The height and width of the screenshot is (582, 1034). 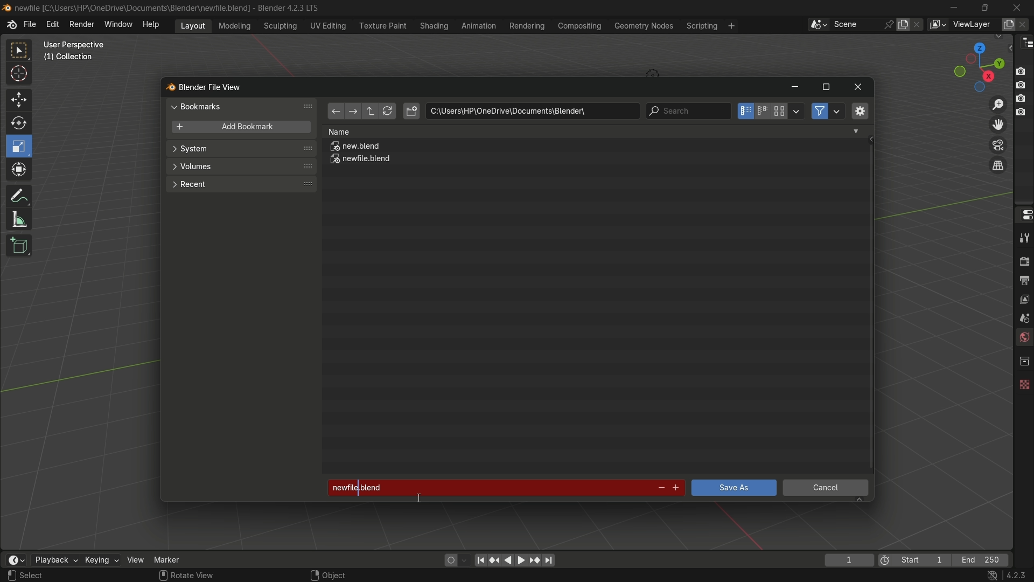 I want to click on refresh, so click(x=387, y=112).